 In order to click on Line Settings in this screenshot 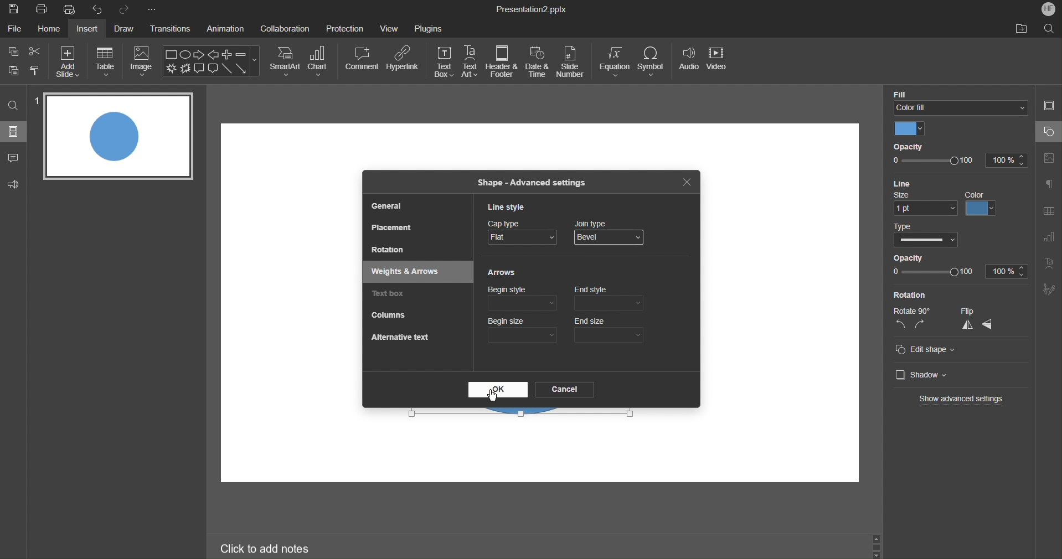, I will do `click(906, 183)`.